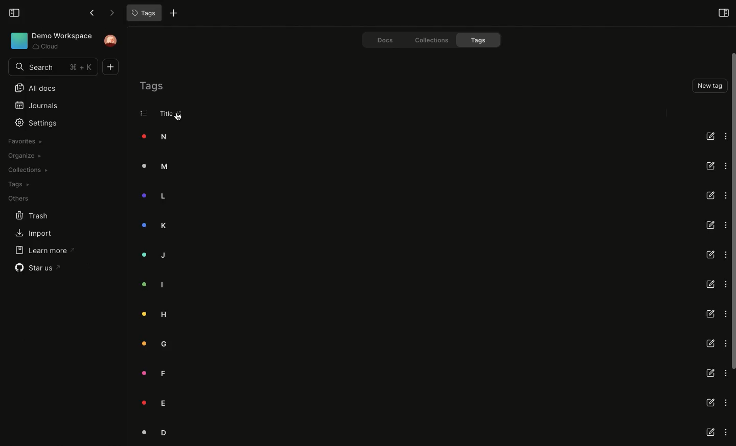 The image size is (736, 446). Describe the element at coordinates (112, 67) in the screenshot. I see `New doc` at that location.